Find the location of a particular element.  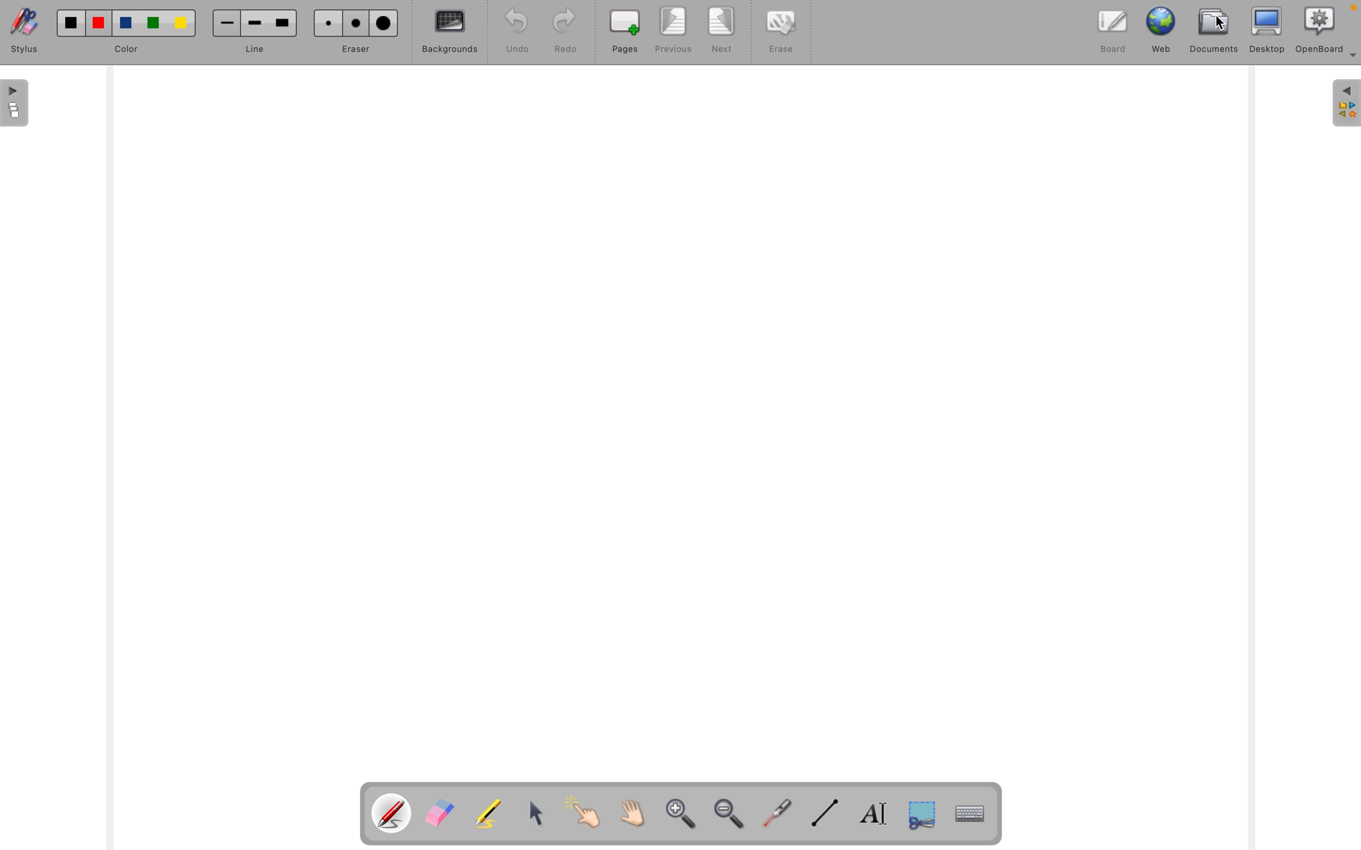

capture a part of the screen is located at coordinates (922, 813).